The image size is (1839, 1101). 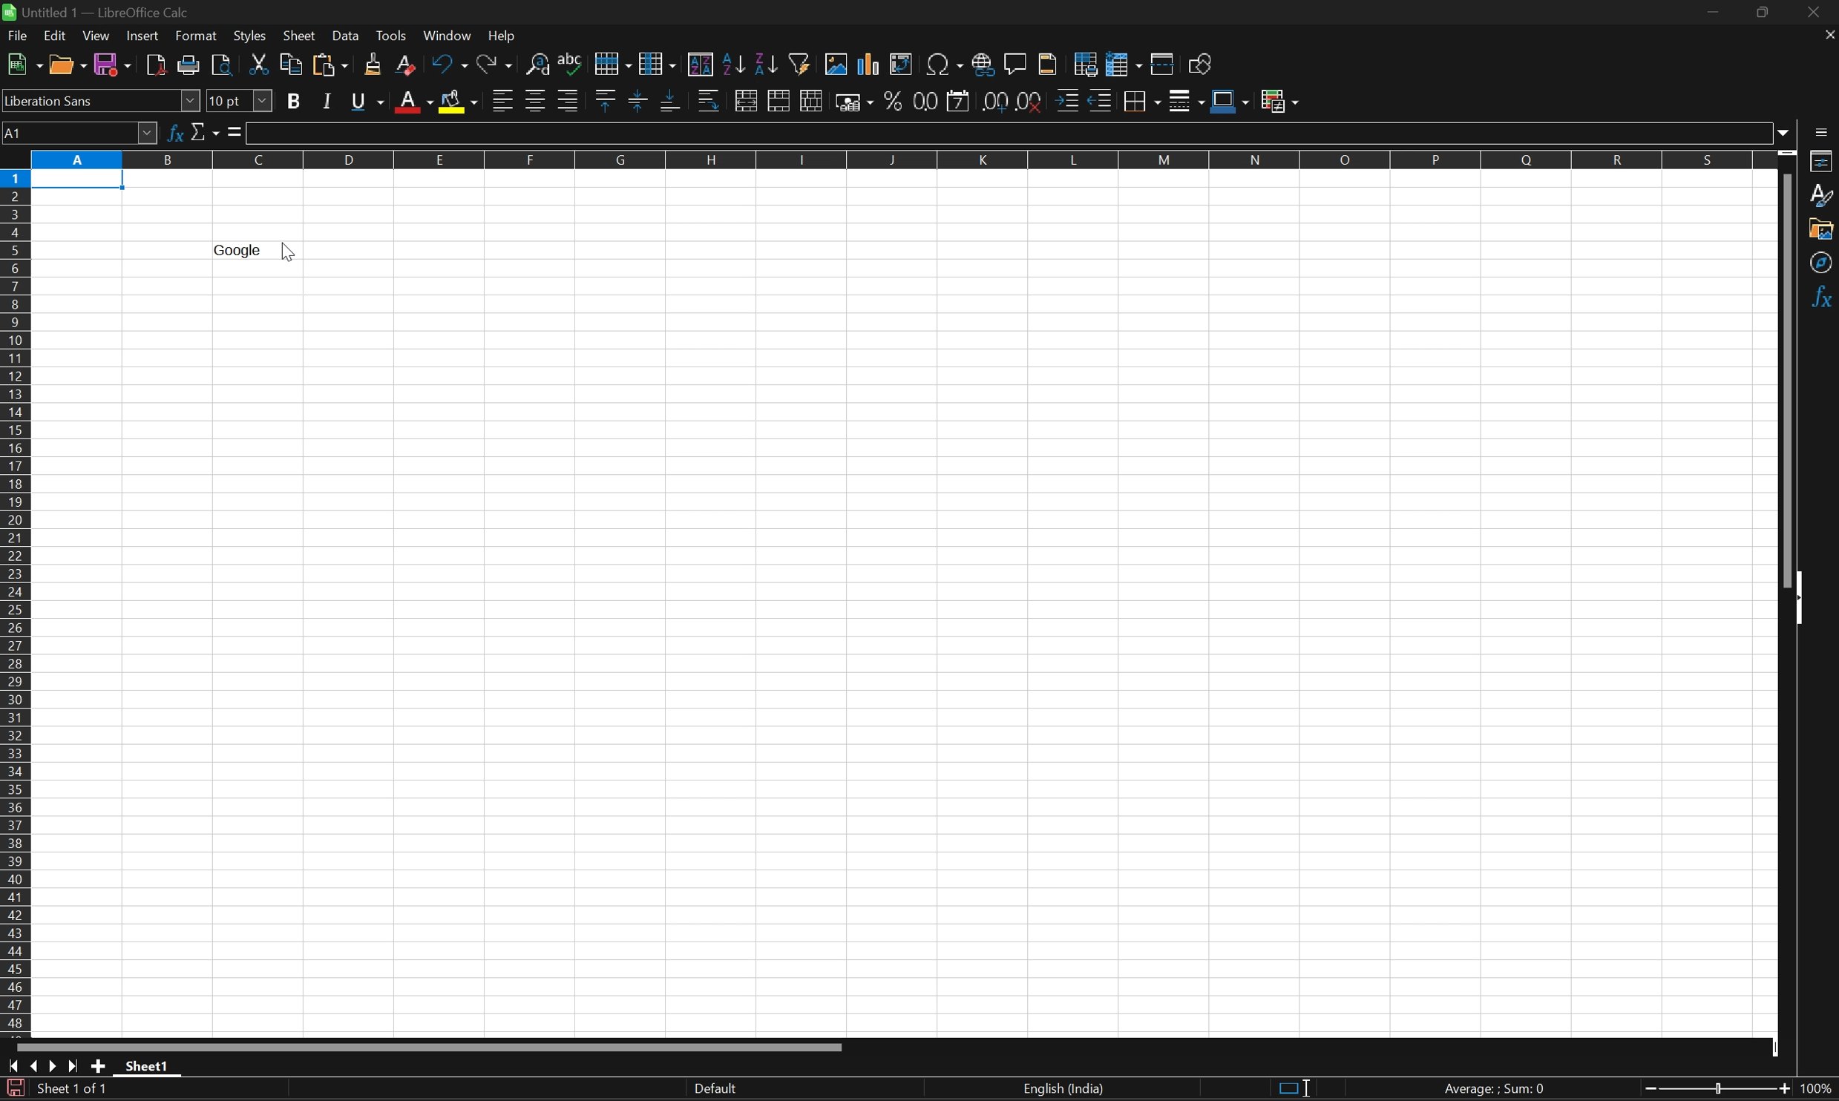 What do you see at coordinates (733, 64) in the screenshot?
I see `Sort ascending` at bounding box center [733, 64].